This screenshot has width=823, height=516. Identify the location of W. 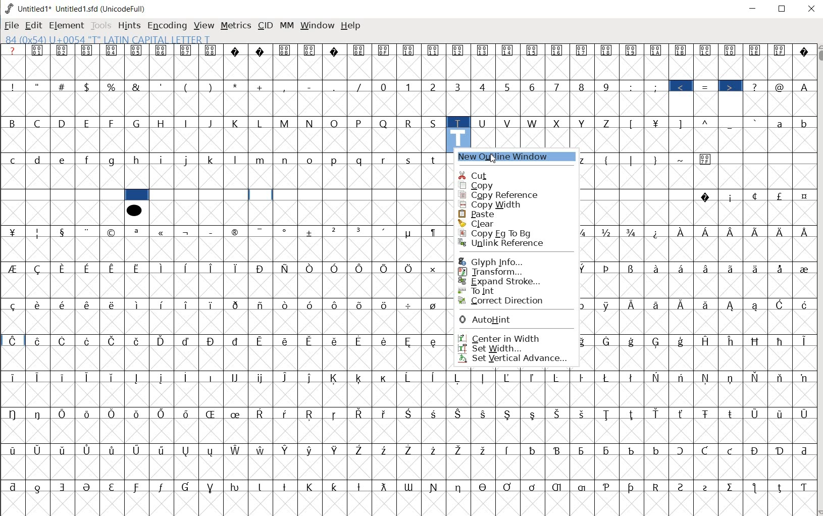
(533, 123).